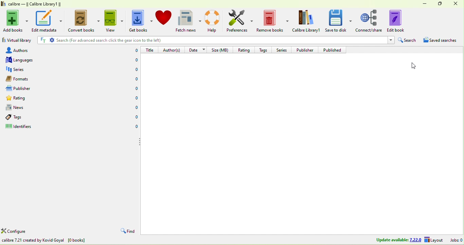 This screenshot has width=464, height=245. I want to click on author(s), so click(173, 50).